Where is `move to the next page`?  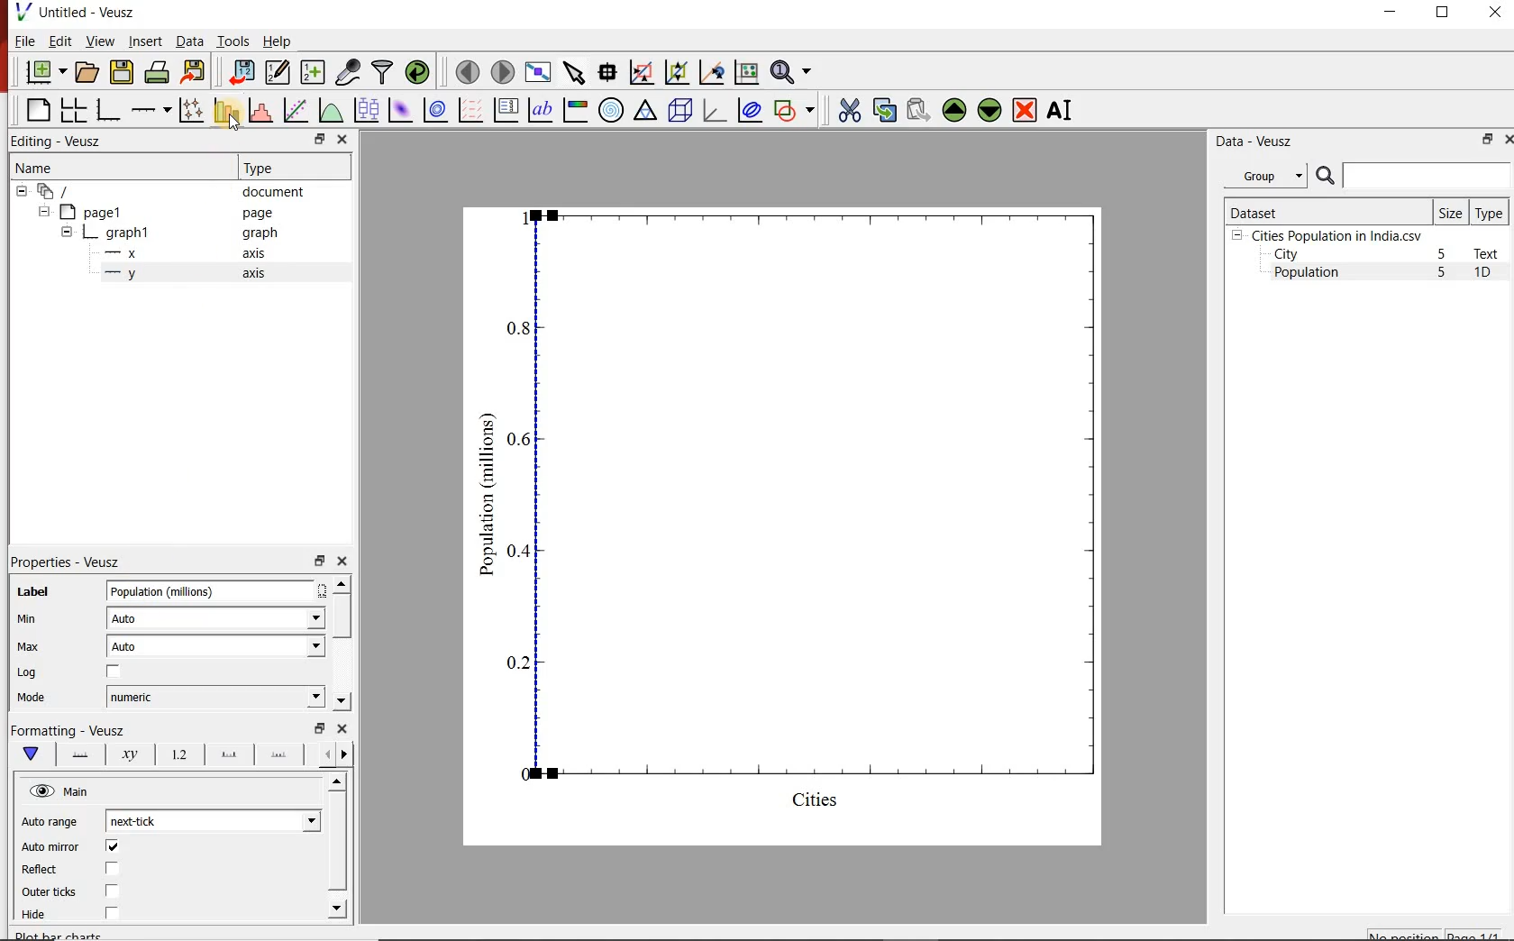
move to the next page is located at coordinates (501, 71).